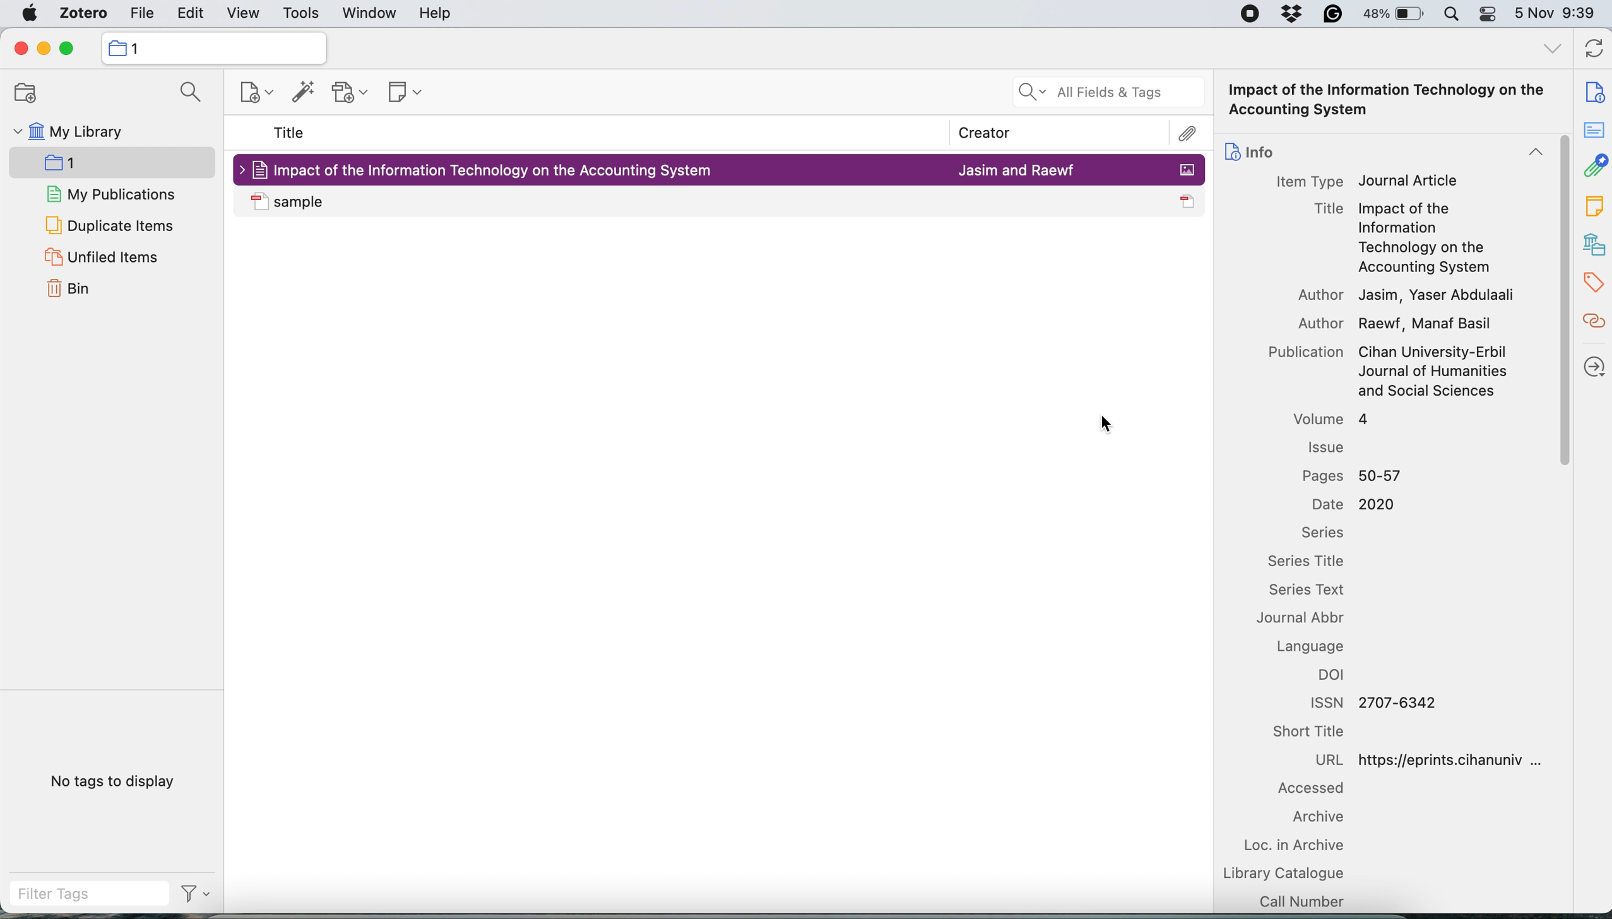 The width and height of the screenshot is (1612, 919). I want to click on URL https://eprints.cihanuniv ..., so click(1431, 760).